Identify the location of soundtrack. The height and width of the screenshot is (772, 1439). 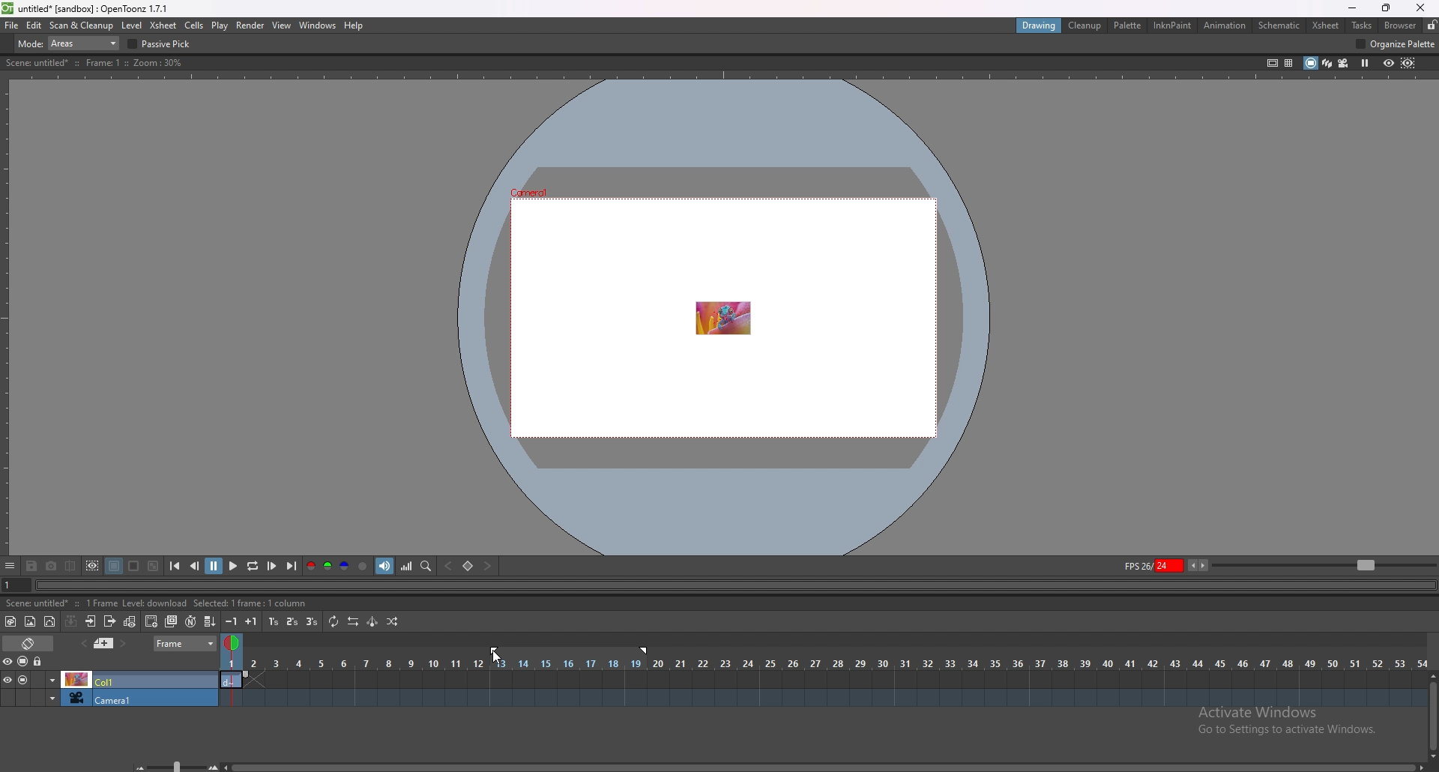
(384, 566).